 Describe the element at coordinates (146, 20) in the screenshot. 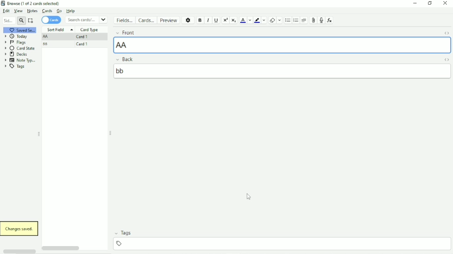

I see `Cards` at that location.